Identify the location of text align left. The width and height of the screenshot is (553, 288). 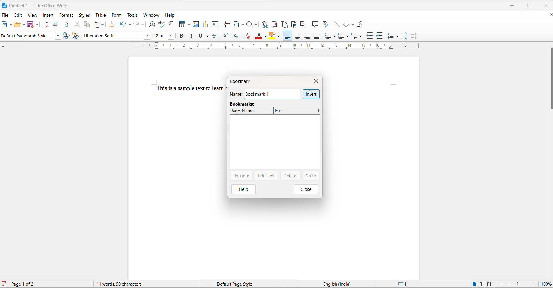
(287, 36).